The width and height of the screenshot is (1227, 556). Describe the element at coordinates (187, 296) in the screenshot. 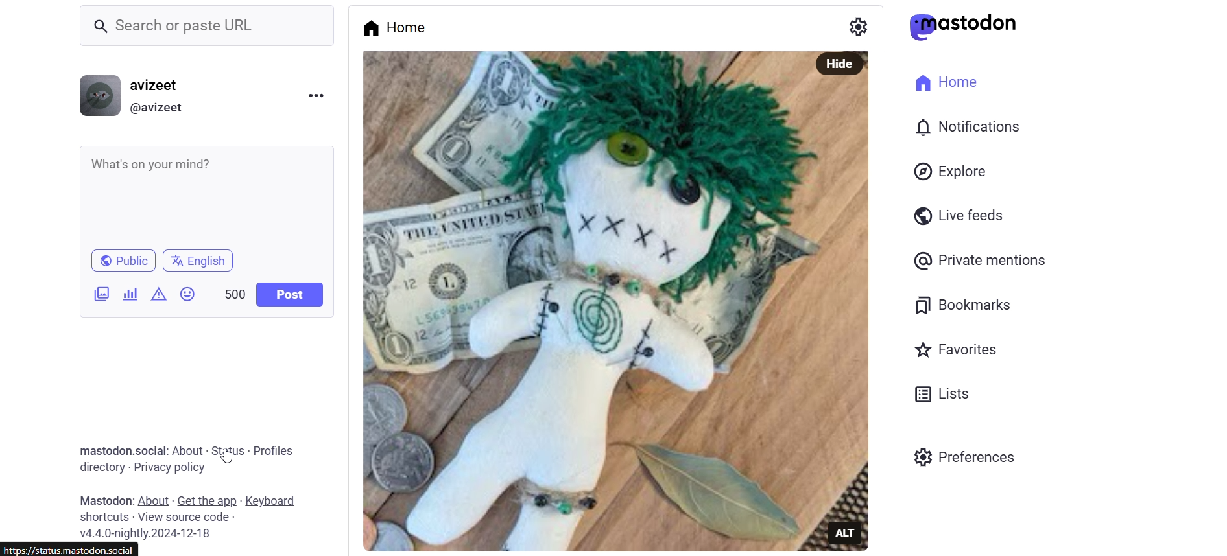

I see `emojis` at that location.